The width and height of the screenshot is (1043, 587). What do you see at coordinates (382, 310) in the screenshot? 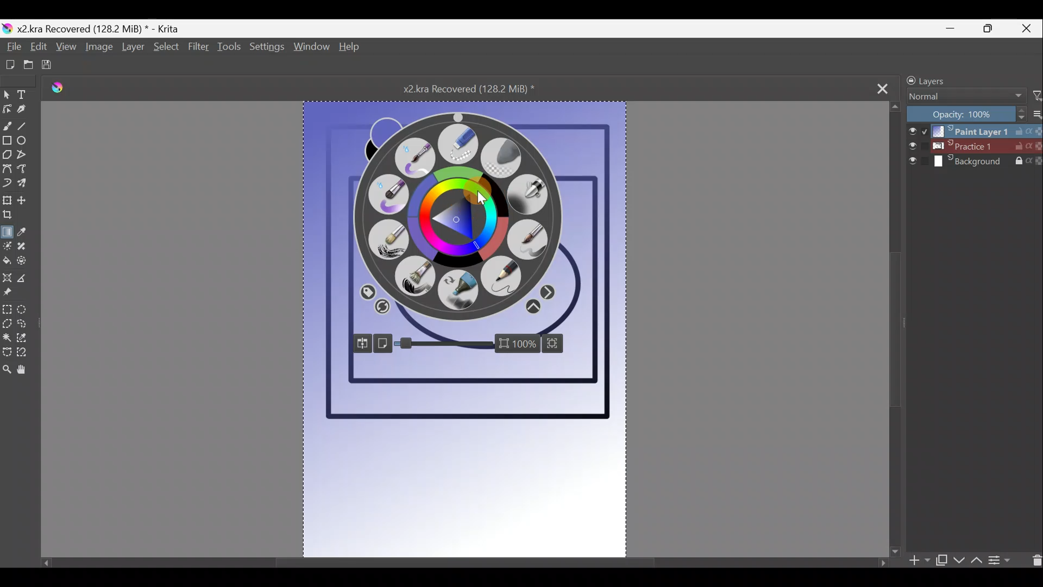
I see `Clear colour history` at bounding box center [382, 310].